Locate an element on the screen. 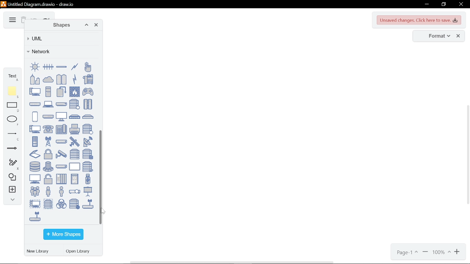  virtual server is located at coordinates (48, 203).